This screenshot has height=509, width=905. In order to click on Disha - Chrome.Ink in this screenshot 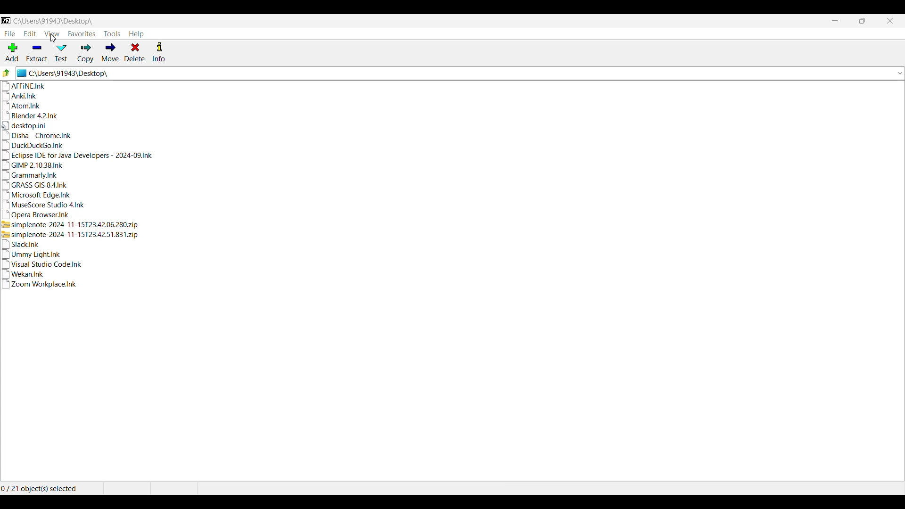, I will do `click(37, 136)`.